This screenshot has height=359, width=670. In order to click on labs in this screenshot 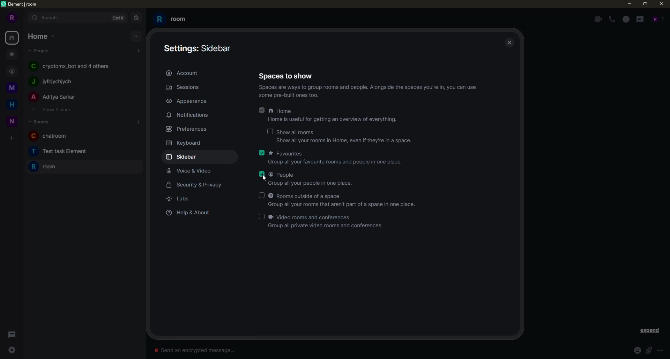, I will do `click(181, 199)`.